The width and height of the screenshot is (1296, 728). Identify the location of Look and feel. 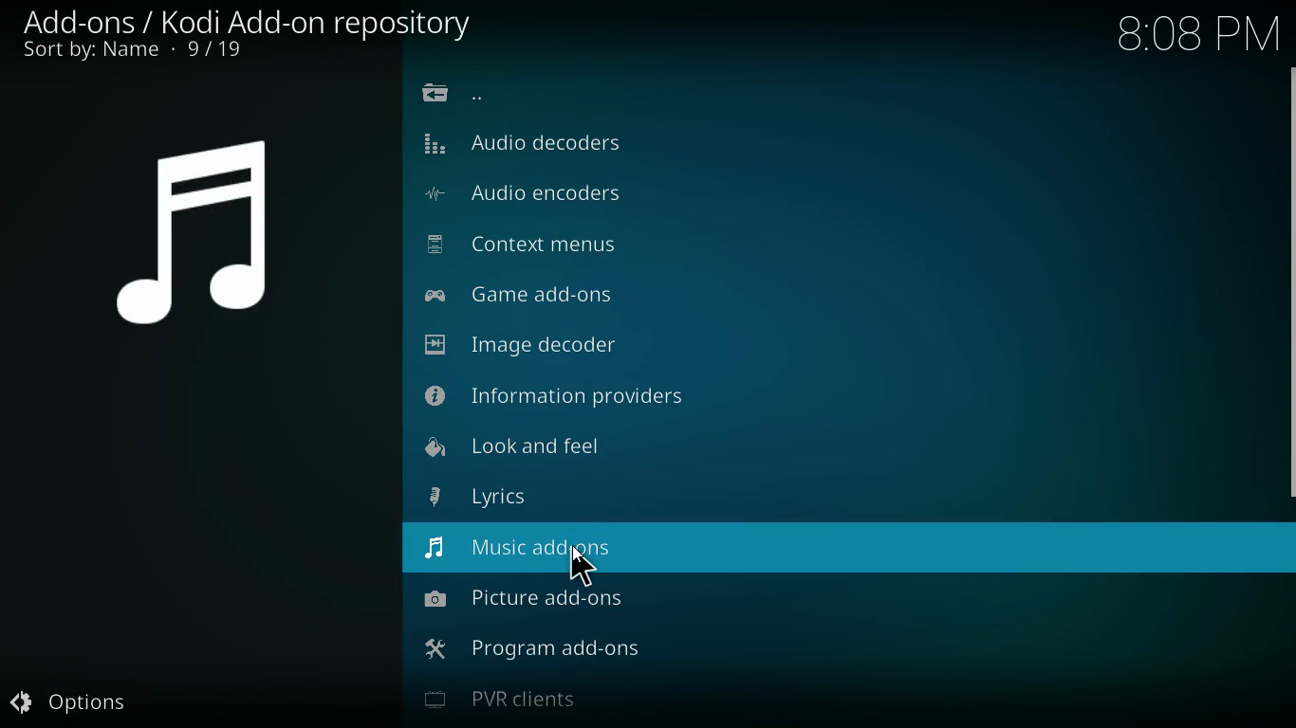
(531, 446).